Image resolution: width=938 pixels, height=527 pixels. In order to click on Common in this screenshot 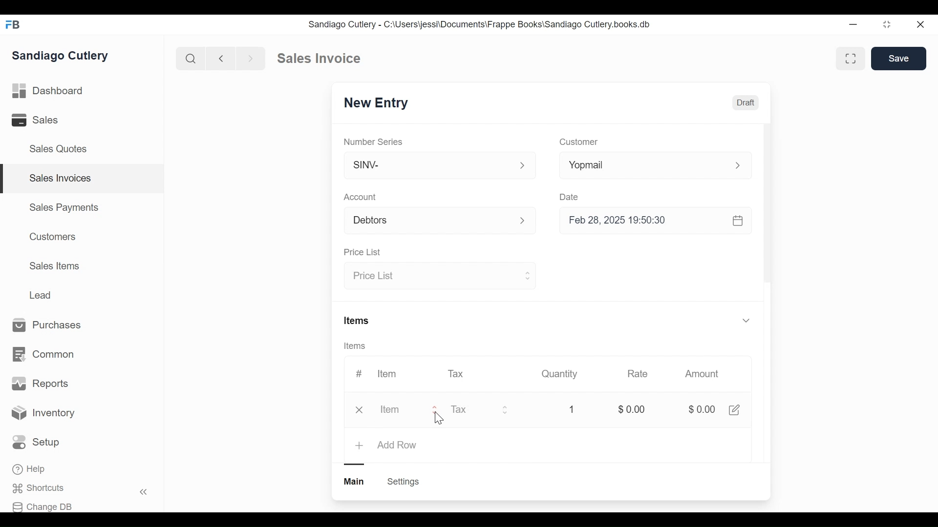, I will do `click(45, 355)`.